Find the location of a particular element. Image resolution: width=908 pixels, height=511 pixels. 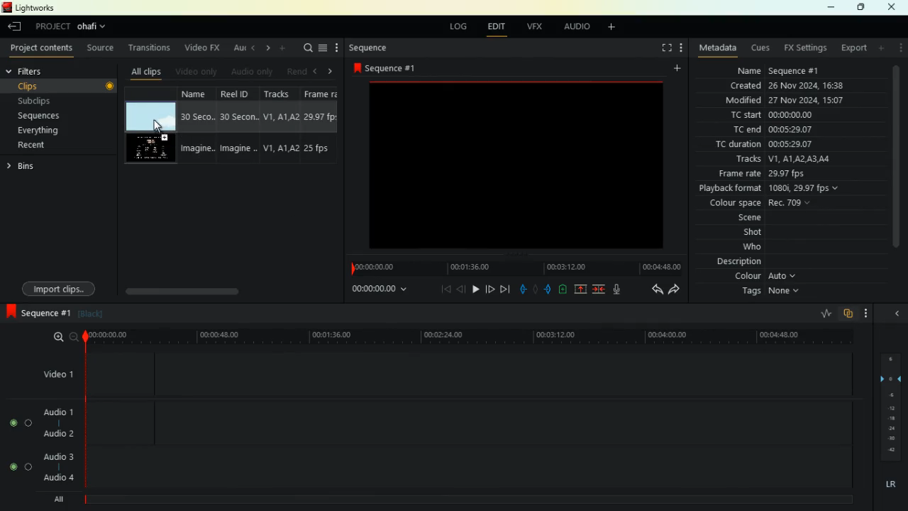

rend is located at coordinates (297, 72).